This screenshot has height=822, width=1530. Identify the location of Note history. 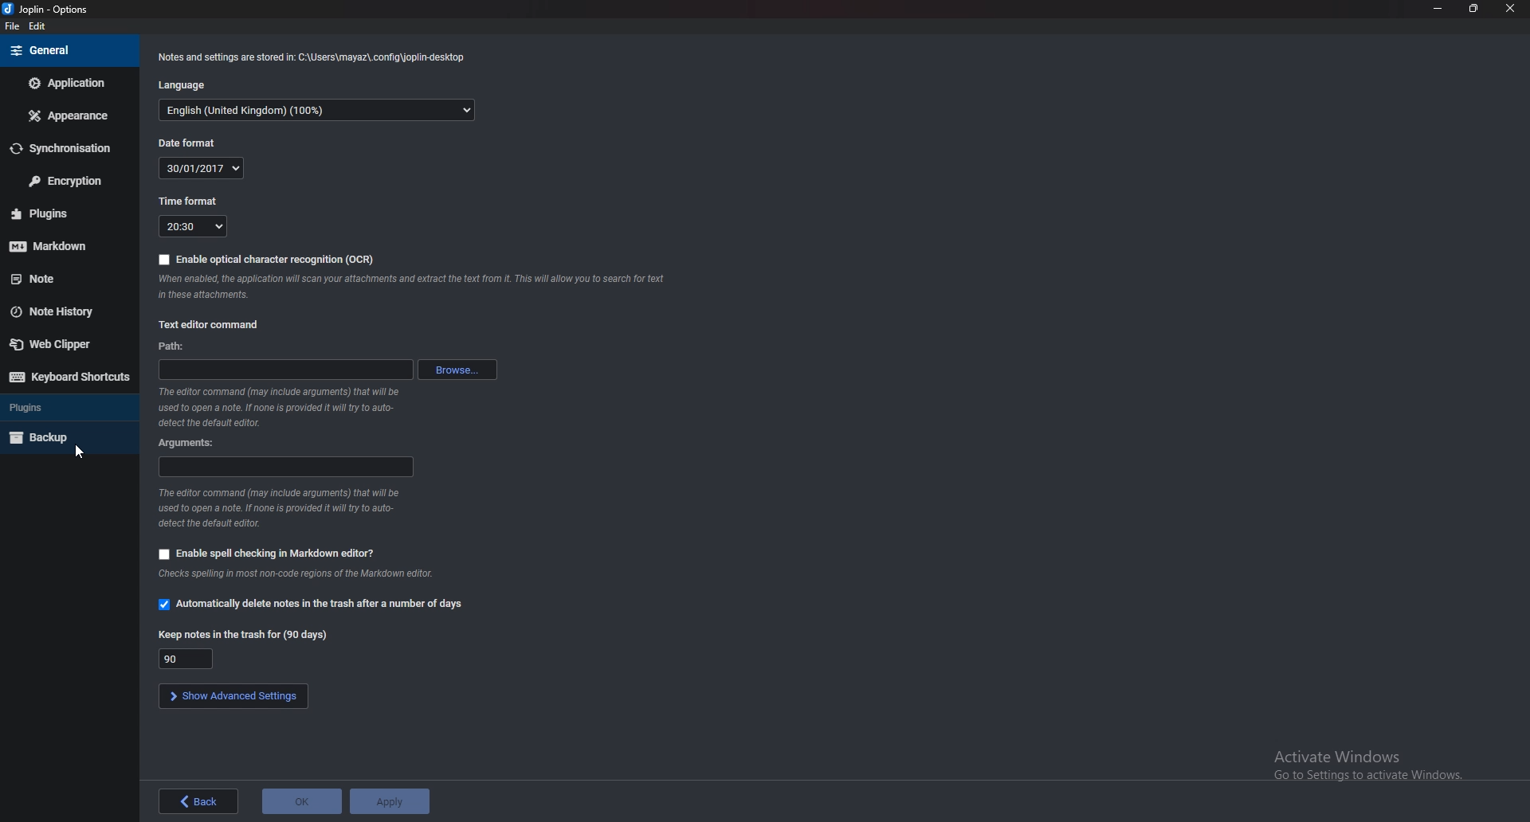
(65, 311).